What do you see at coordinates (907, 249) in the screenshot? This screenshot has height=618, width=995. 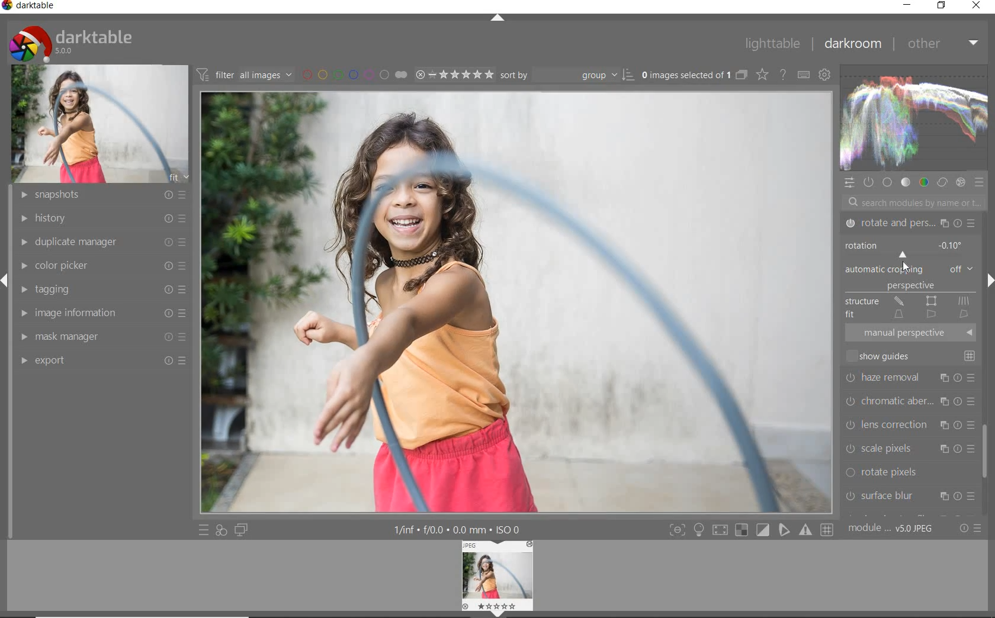 I see `ROTATION` at bounding box center [907, 249].